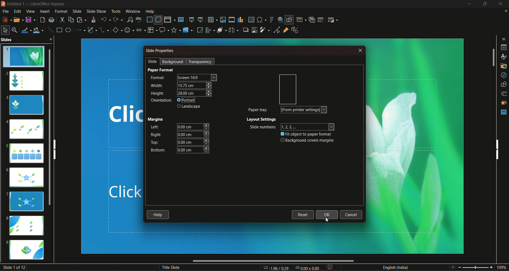 The width and height of the screenshot is (509, 271). I want to click on slide 3, so click(26, 105).